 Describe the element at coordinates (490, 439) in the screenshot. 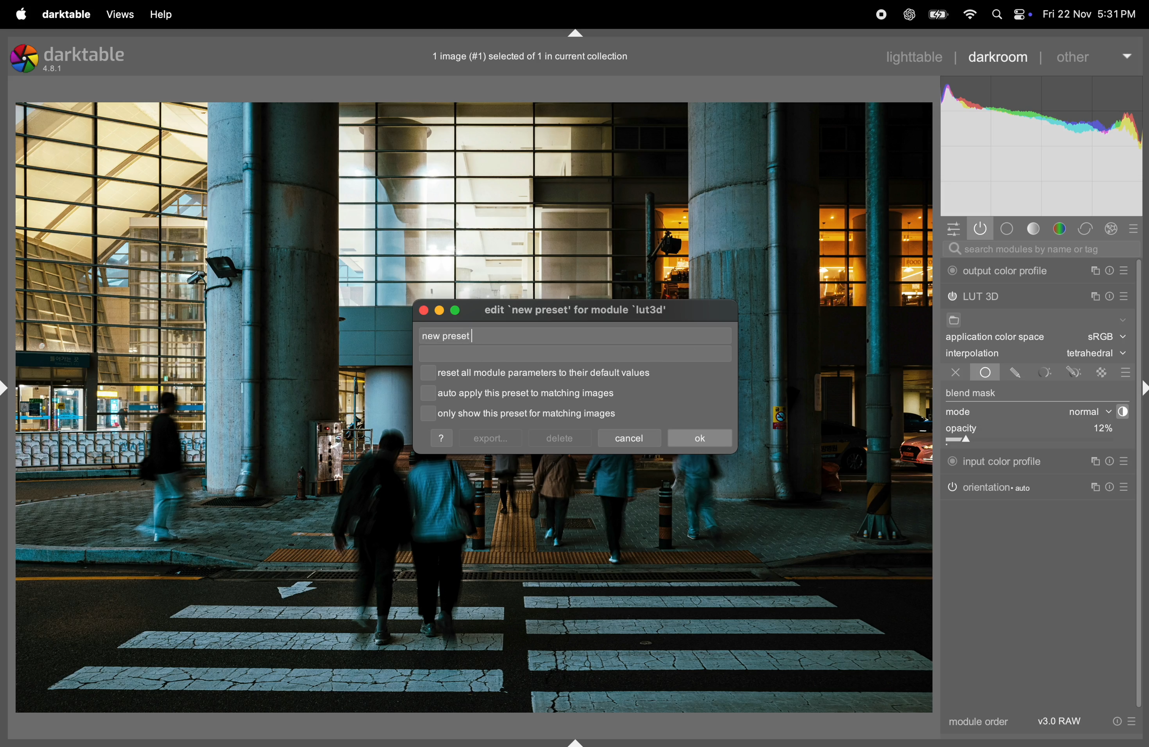

I see `export` at that location.